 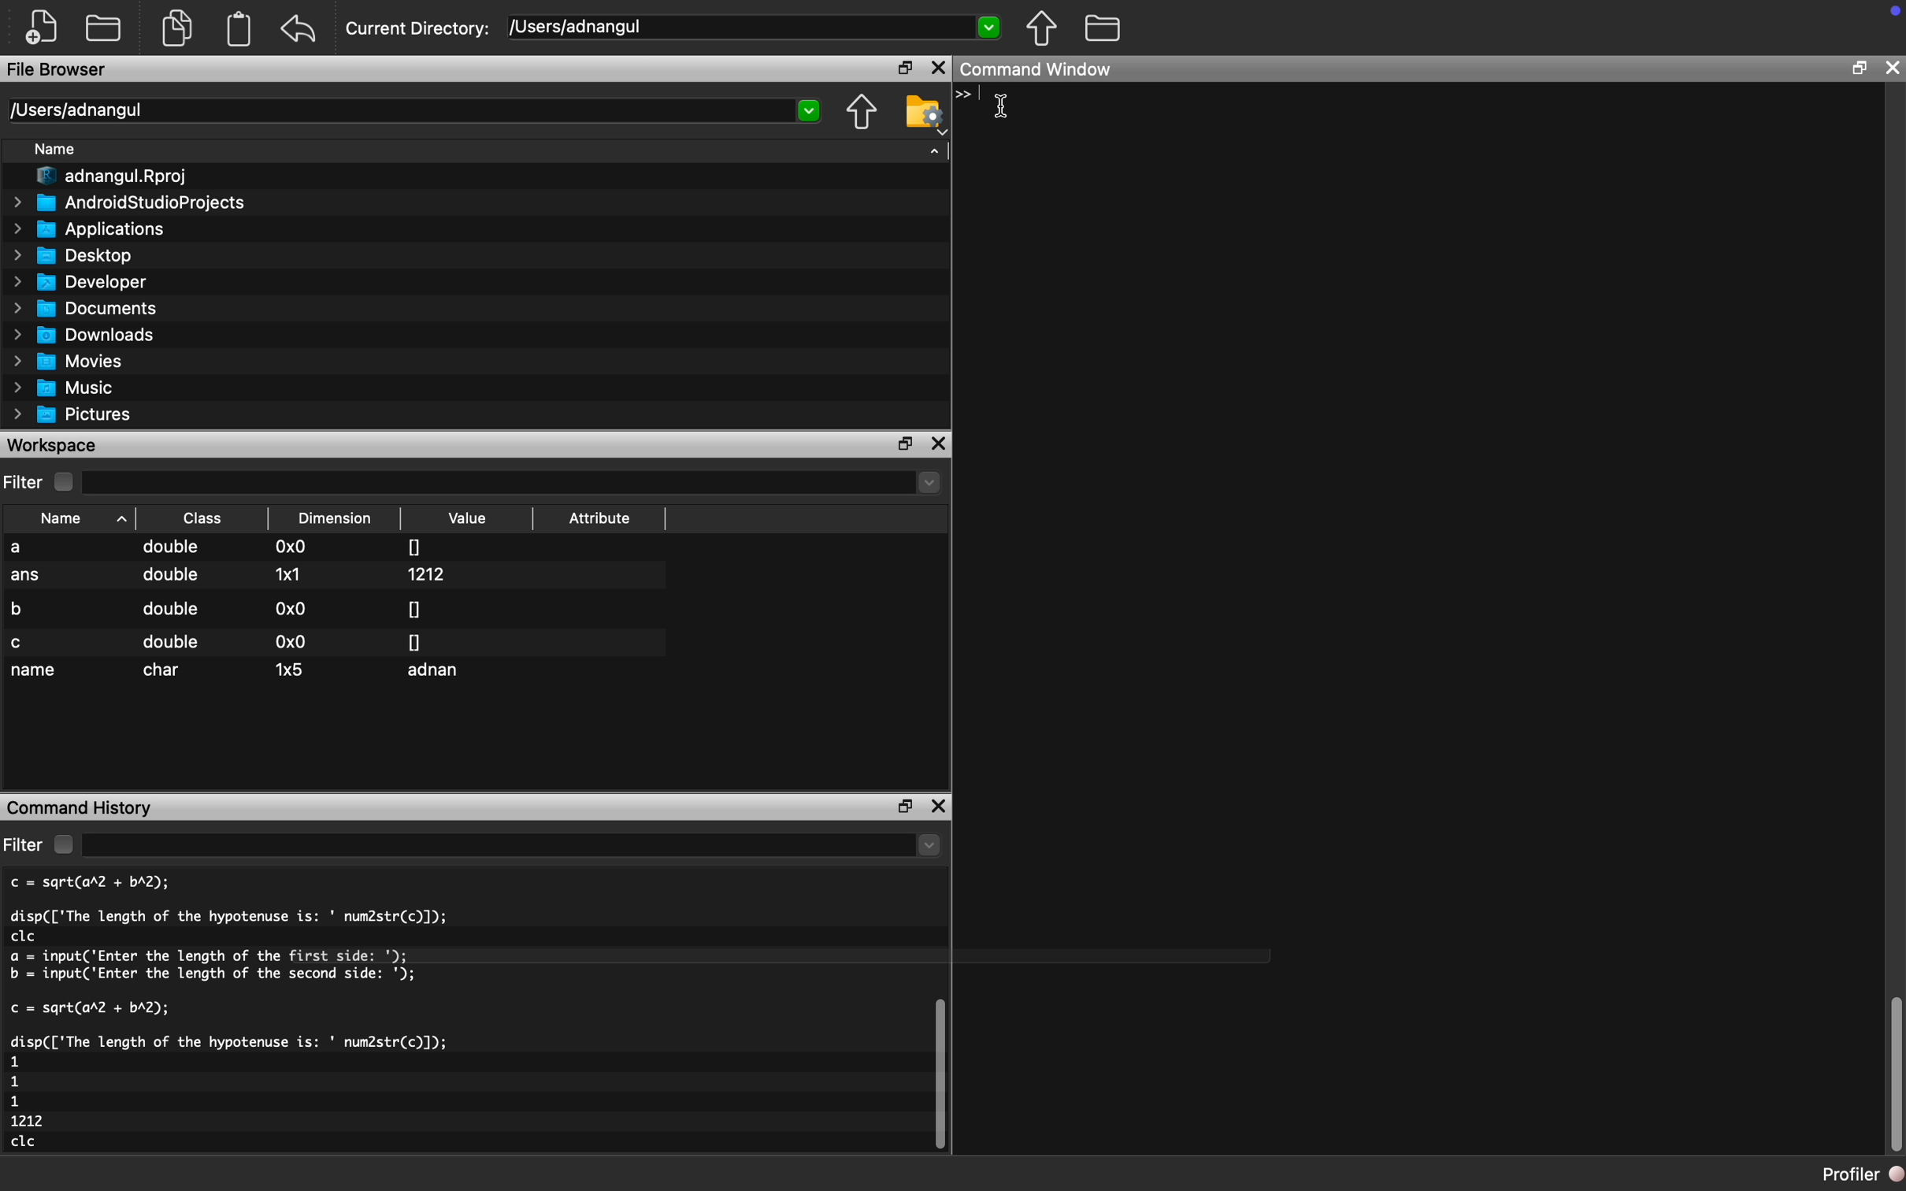 What do you see at coordinates (68, 482) in the screenshot?
I see `checkbox` at bounding box center [68, 482].